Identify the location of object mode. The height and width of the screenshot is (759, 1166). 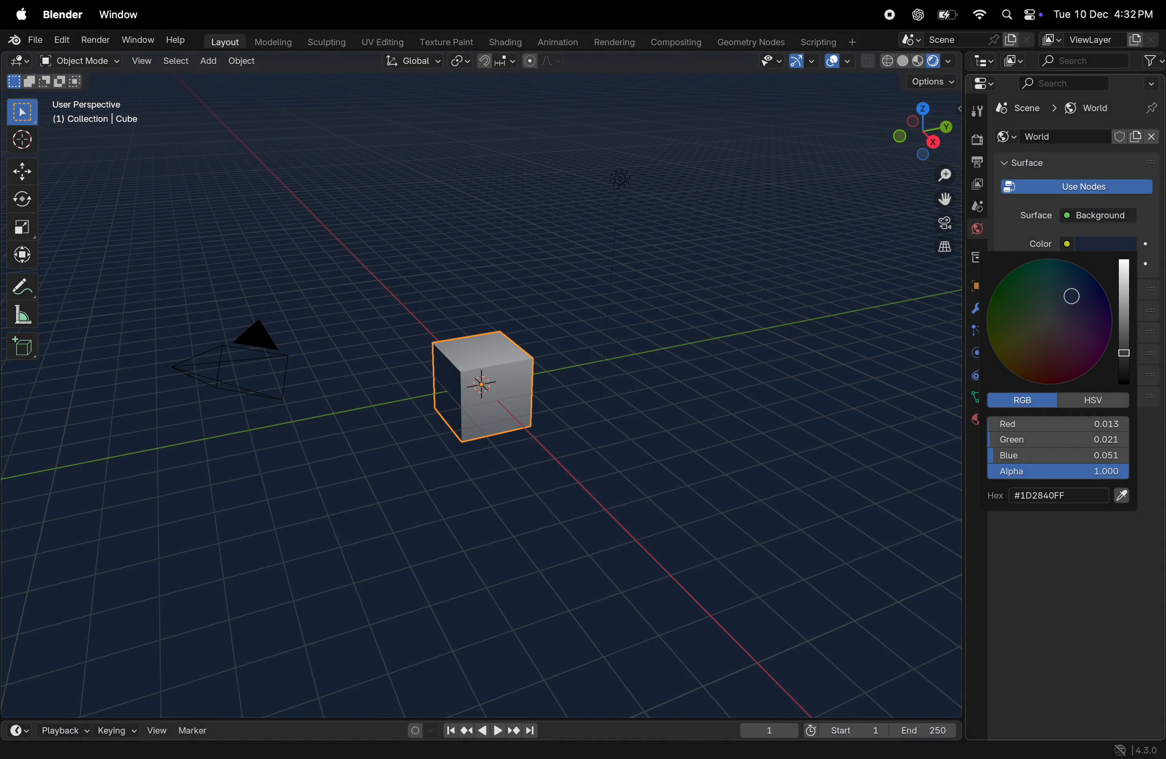
(77, 61).